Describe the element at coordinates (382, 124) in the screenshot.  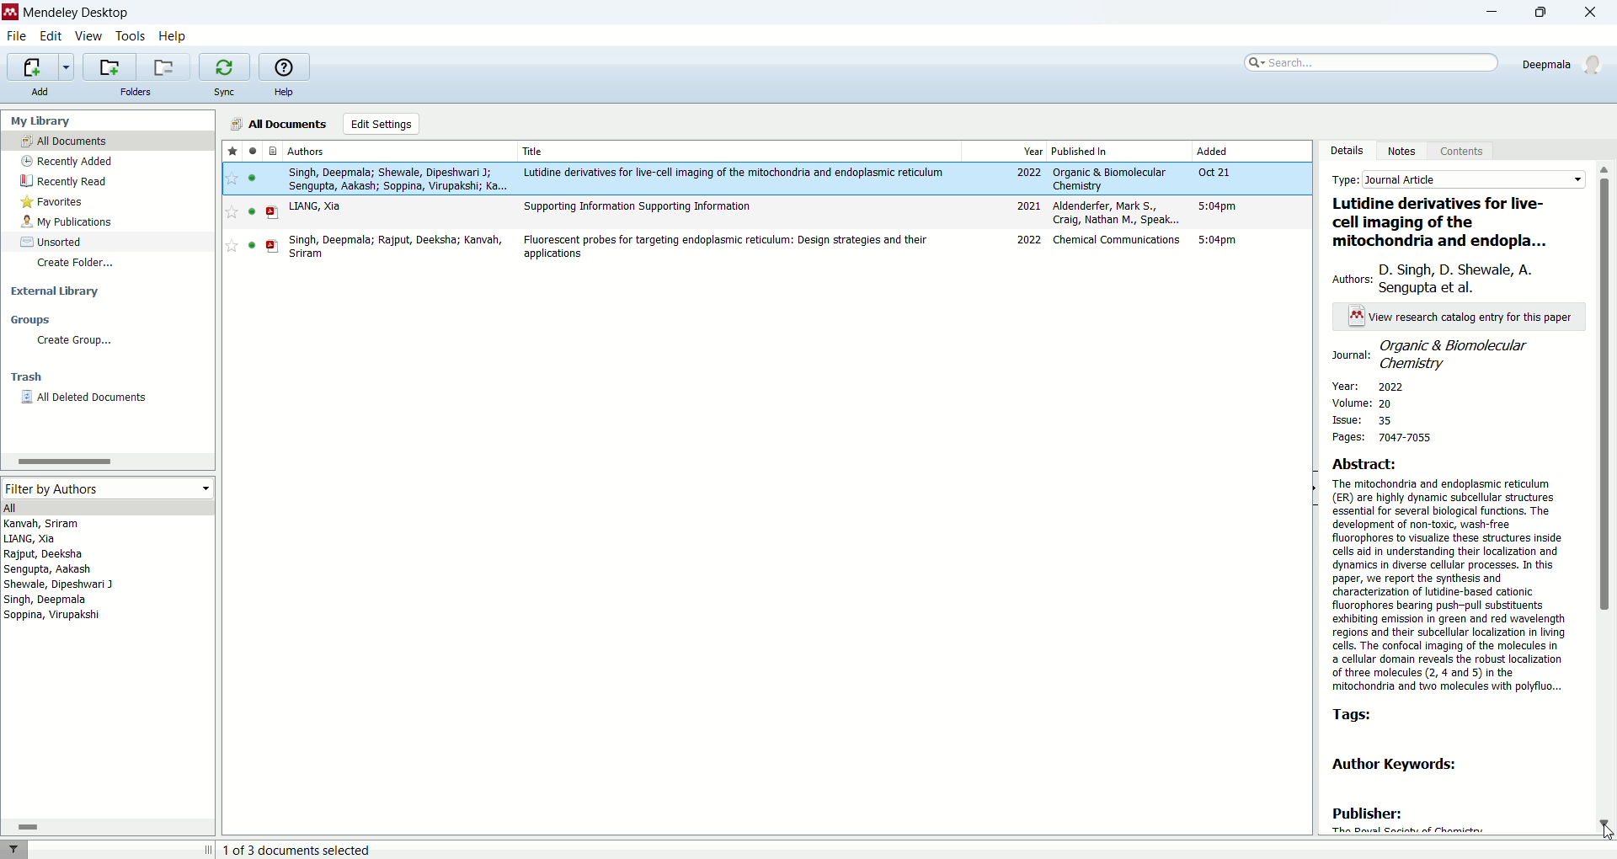
I see `edit settings` at that location.